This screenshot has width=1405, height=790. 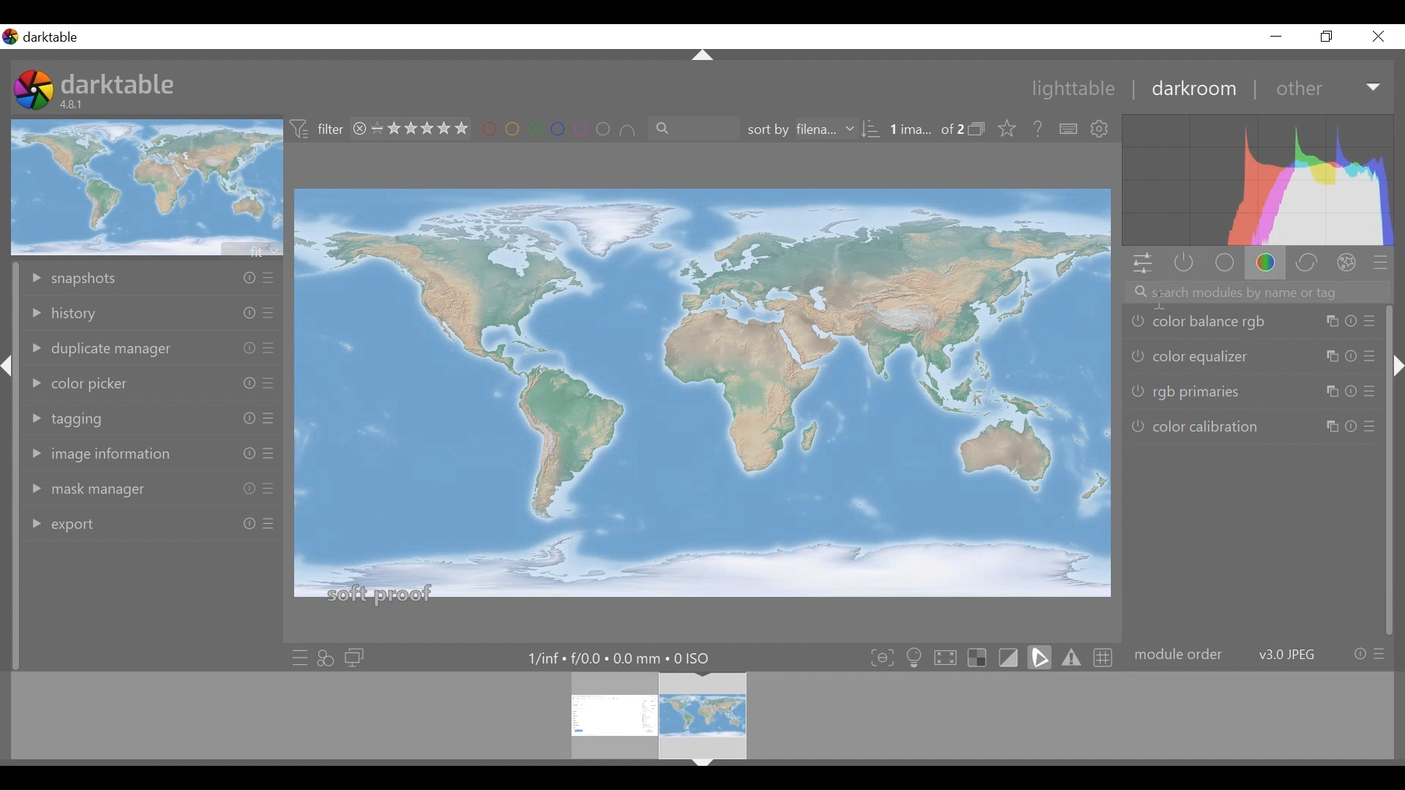 What do you see at coordinates (1379, 36) in the screenshot?
I see `Close` at bounding box center [1379, 36].